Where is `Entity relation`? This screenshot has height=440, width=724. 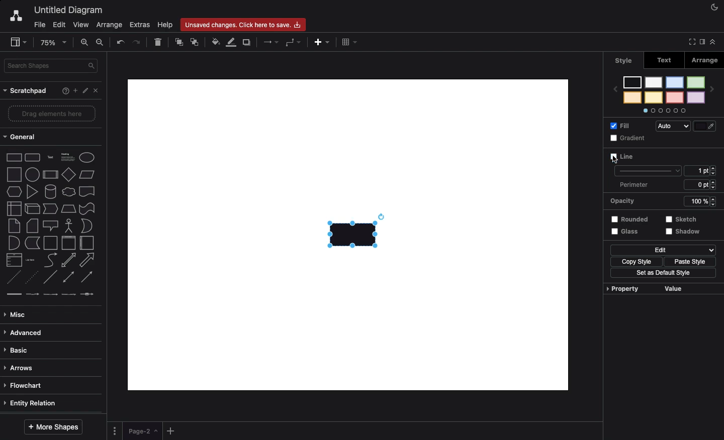 Entity relation is located at coordinates (31, 404).